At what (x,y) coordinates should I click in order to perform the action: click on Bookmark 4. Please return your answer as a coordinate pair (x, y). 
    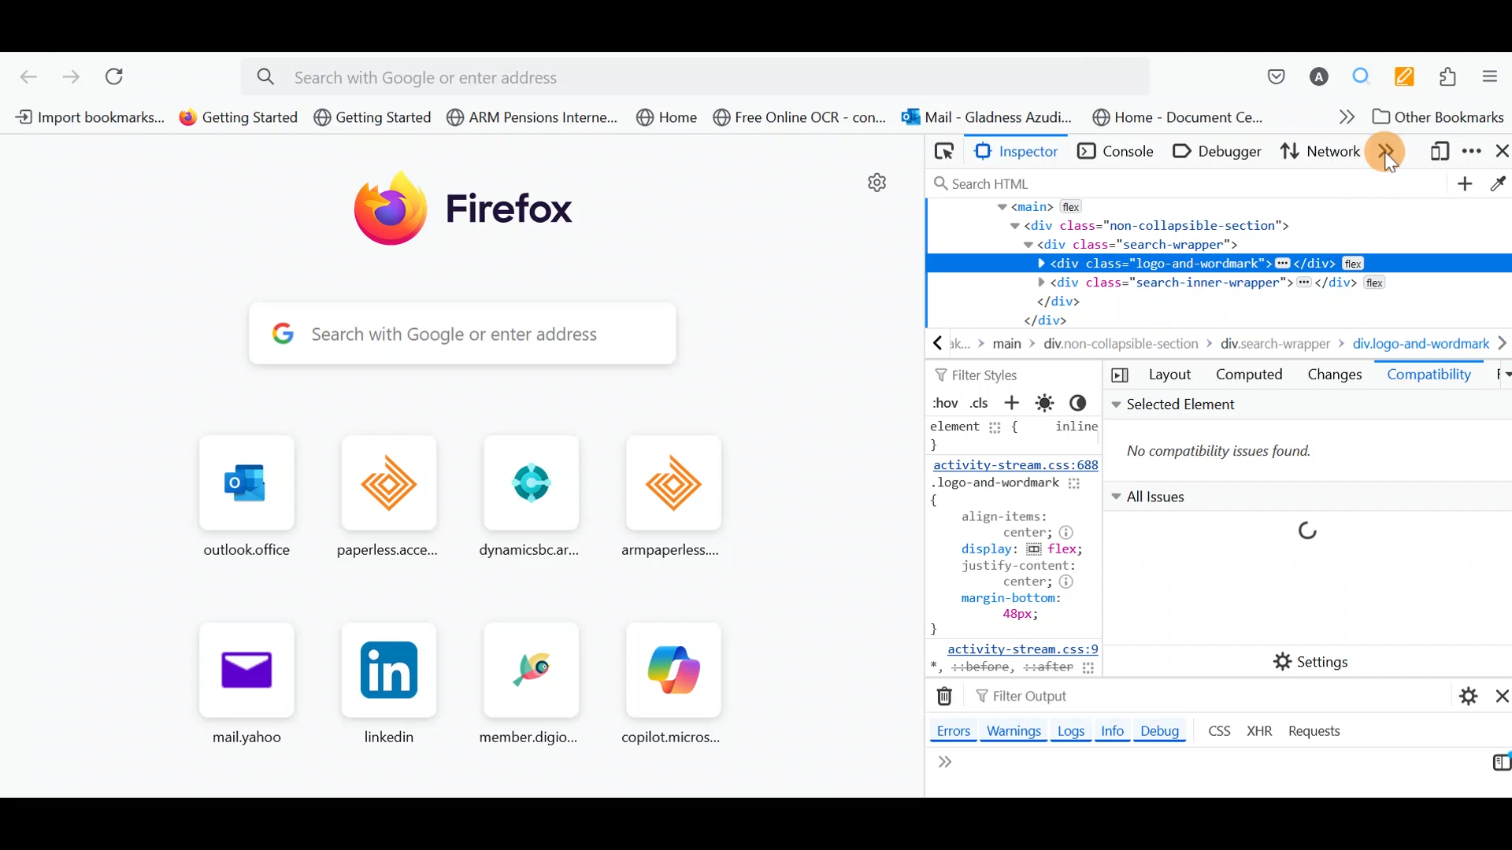
    Looking at the image, I should click on (532, 117).